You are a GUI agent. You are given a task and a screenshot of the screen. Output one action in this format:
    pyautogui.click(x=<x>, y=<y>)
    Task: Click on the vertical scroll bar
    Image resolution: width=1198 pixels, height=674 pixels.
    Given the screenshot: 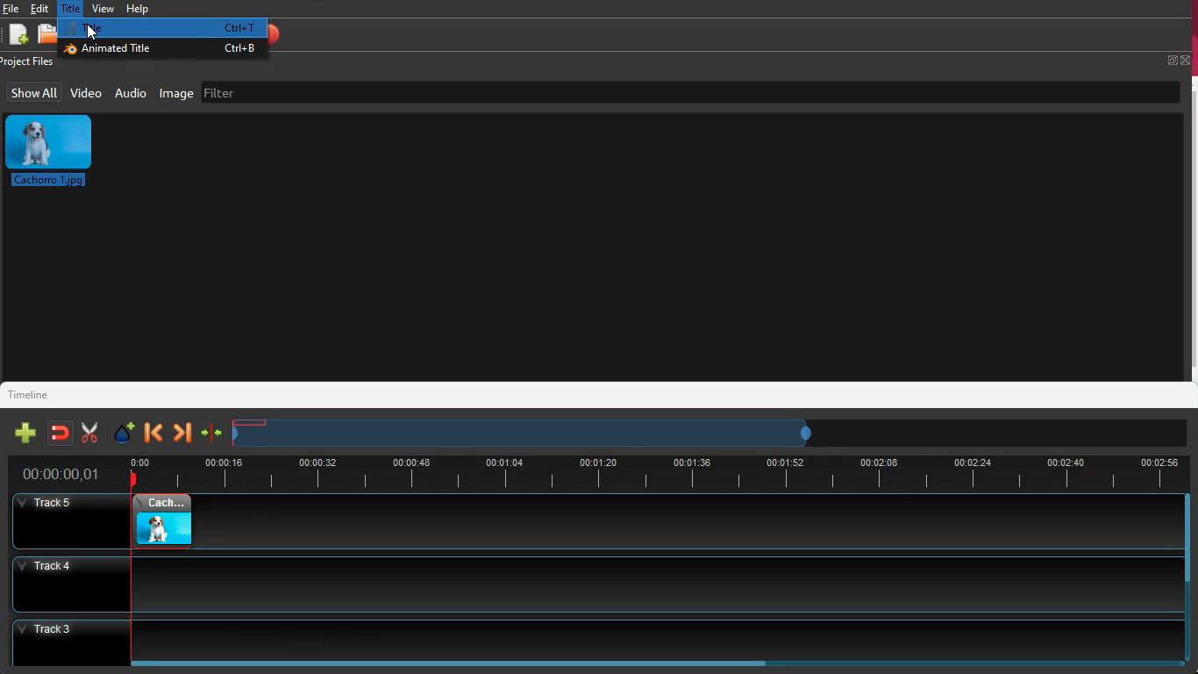 What is the action you would take?
    pyautogui.click(x=1190, y=228)
    